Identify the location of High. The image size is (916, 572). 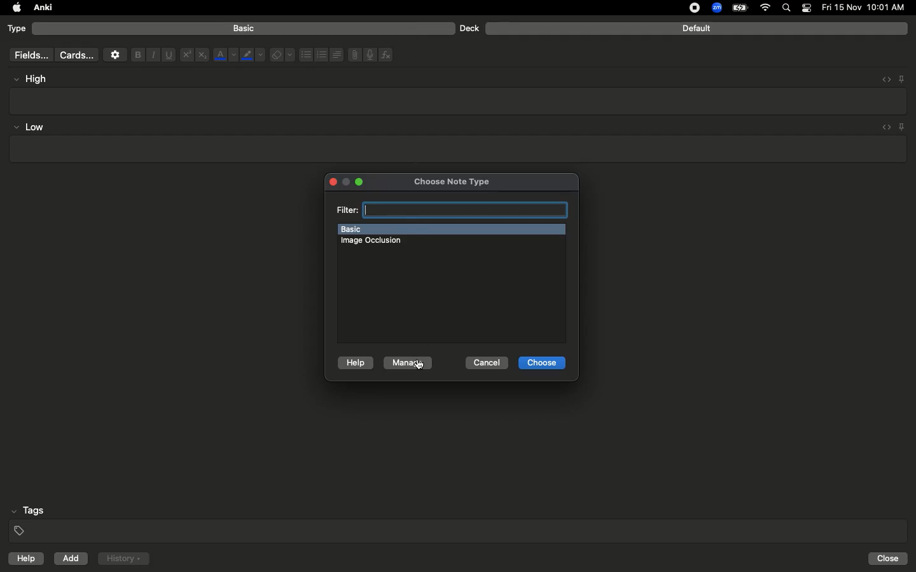
(36, 79).